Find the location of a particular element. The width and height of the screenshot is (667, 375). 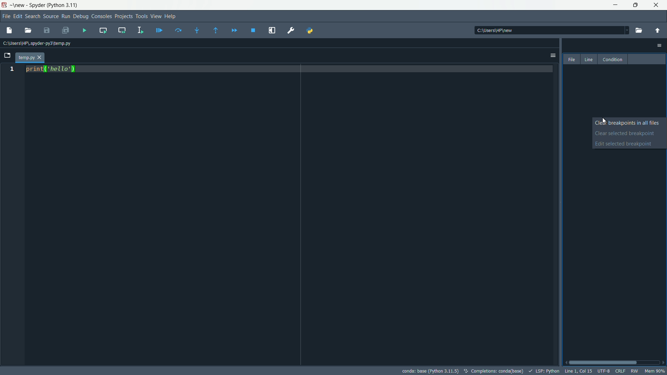

completions: conda(base) is located at coordinates (493, 371).